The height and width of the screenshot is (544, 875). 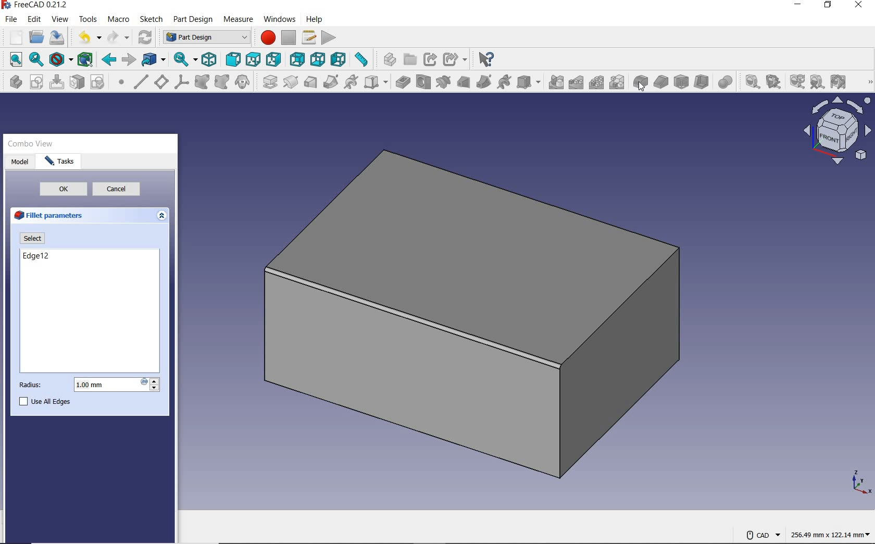 What do you see at coordinates (839, 82) in the screenshot?
I see `toggle all` at bounding box center [839, 82].